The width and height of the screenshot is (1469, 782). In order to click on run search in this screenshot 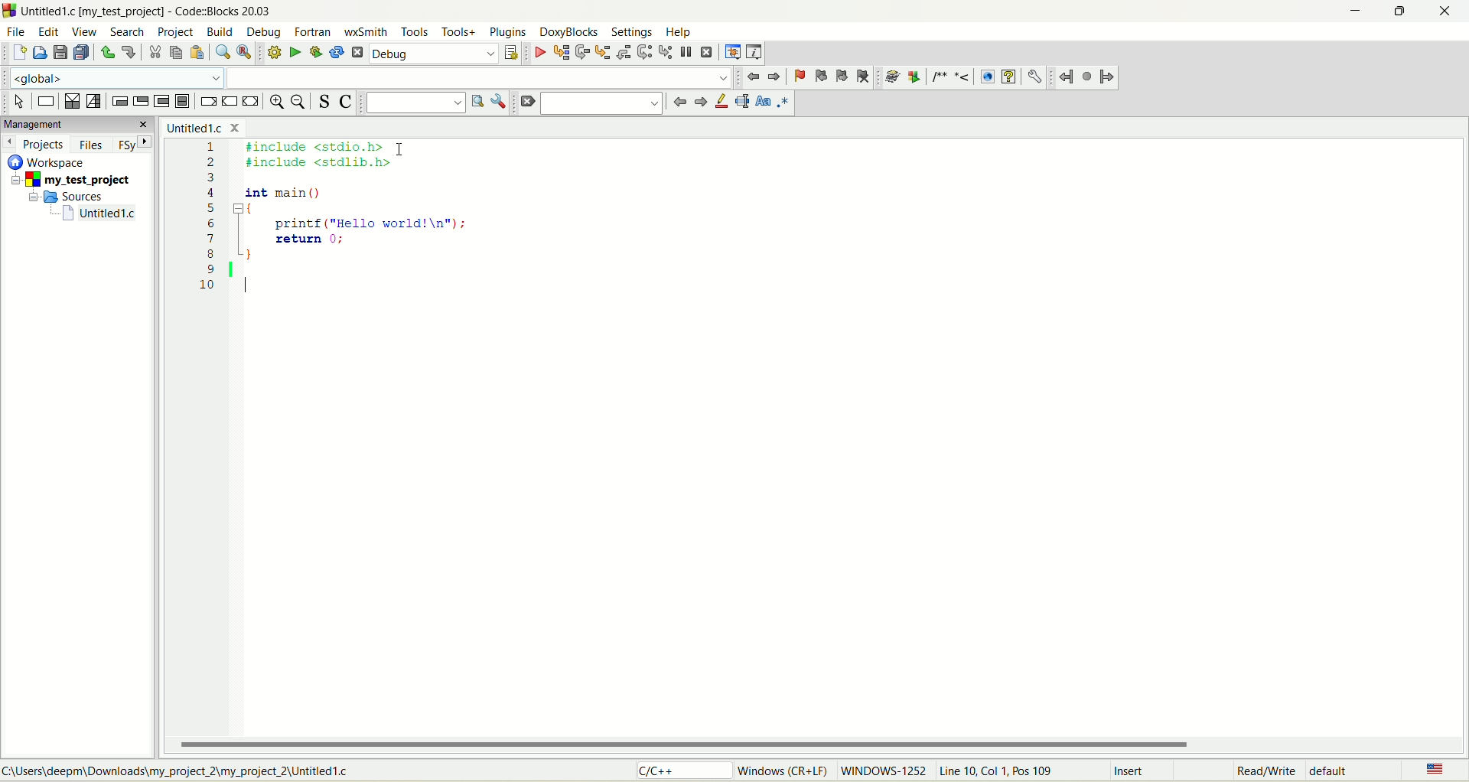, I will do `click(476, 106)`.